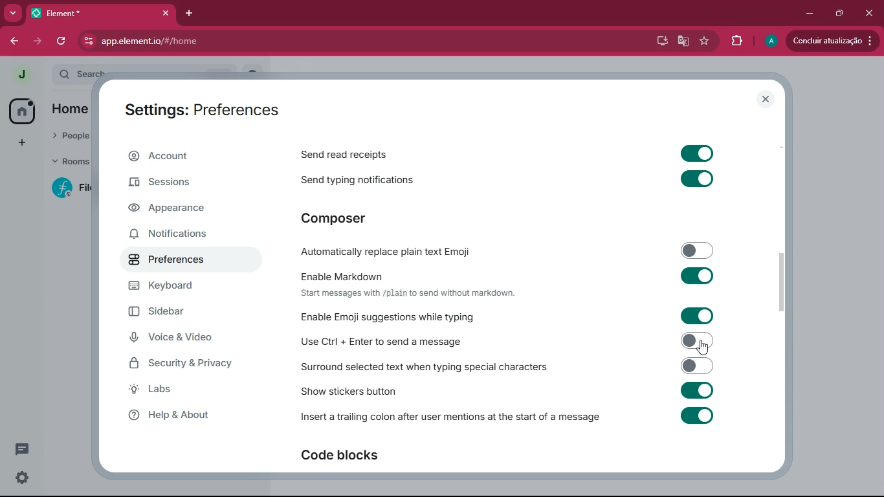 The width and height of the screenshot is (884, 497). What do you see at coordinates (189, 312) in the screenshot?
I see `sidebar` at bounding box center [189, 312].